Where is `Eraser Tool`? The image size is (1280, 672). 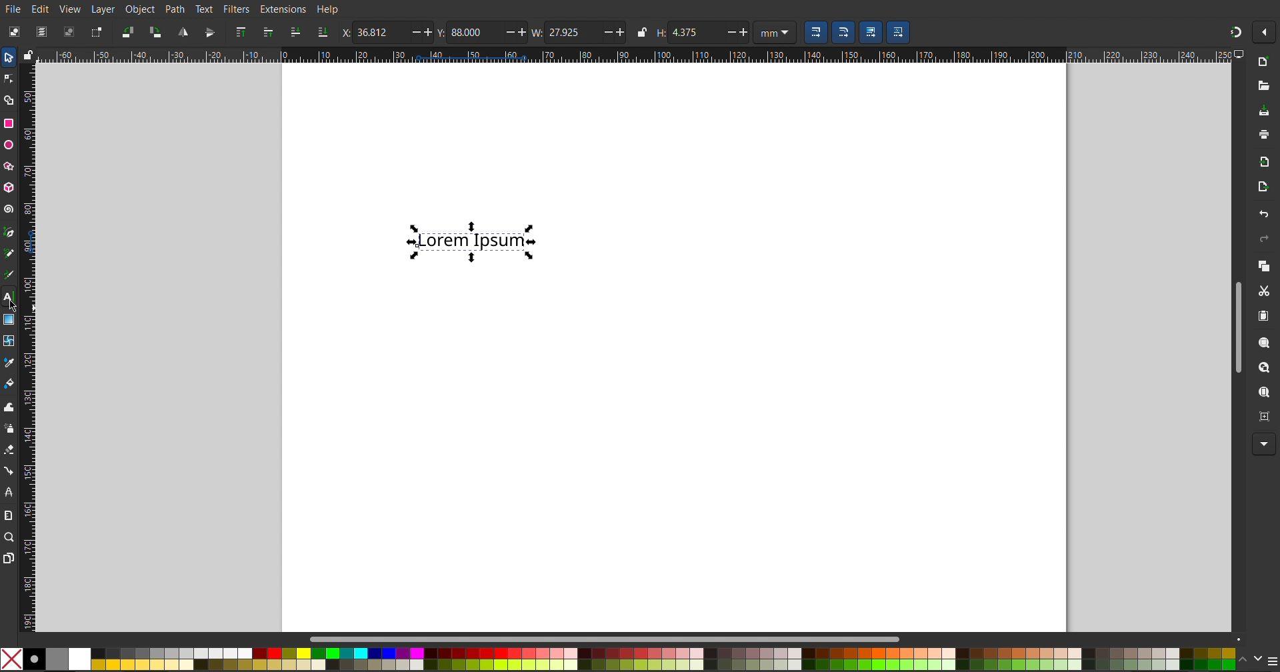 Eraser Tool is located at coordinates (9, 449).